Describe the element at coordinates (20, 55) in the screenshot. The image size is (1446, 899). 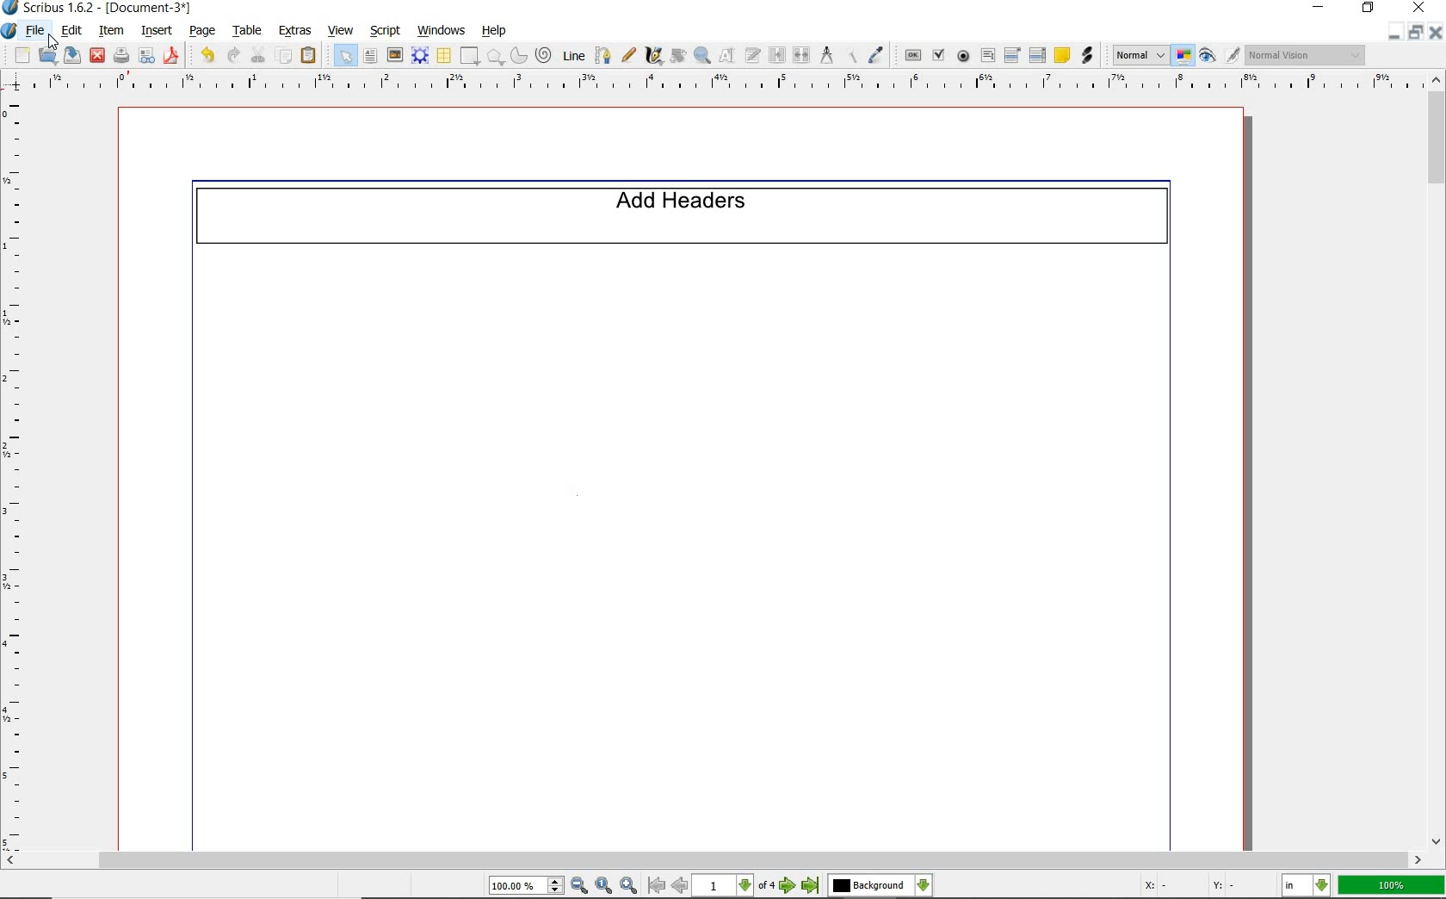
I see `new` at that location.